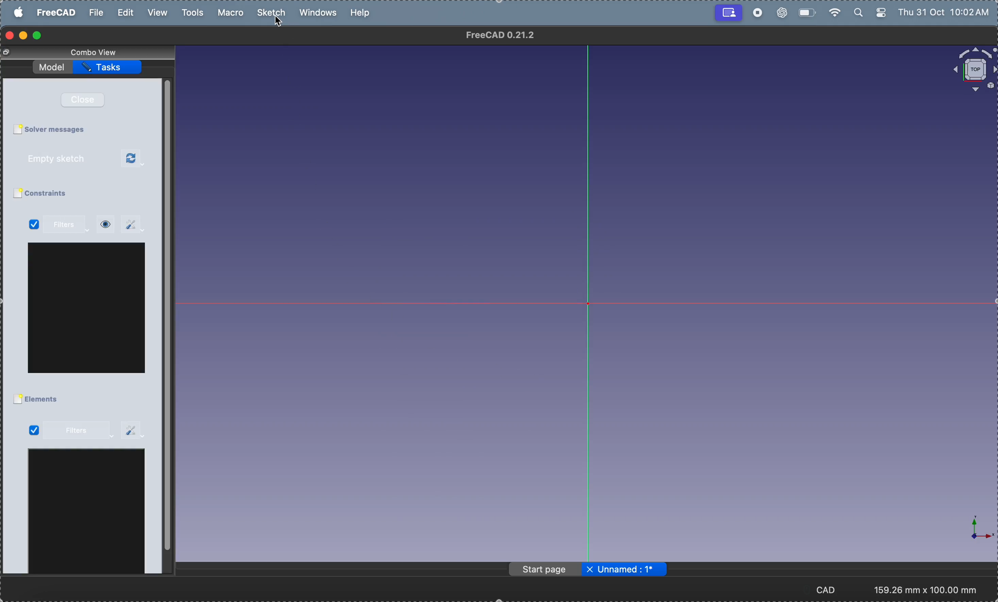  I want to click on apple menu, so click(19, 12).